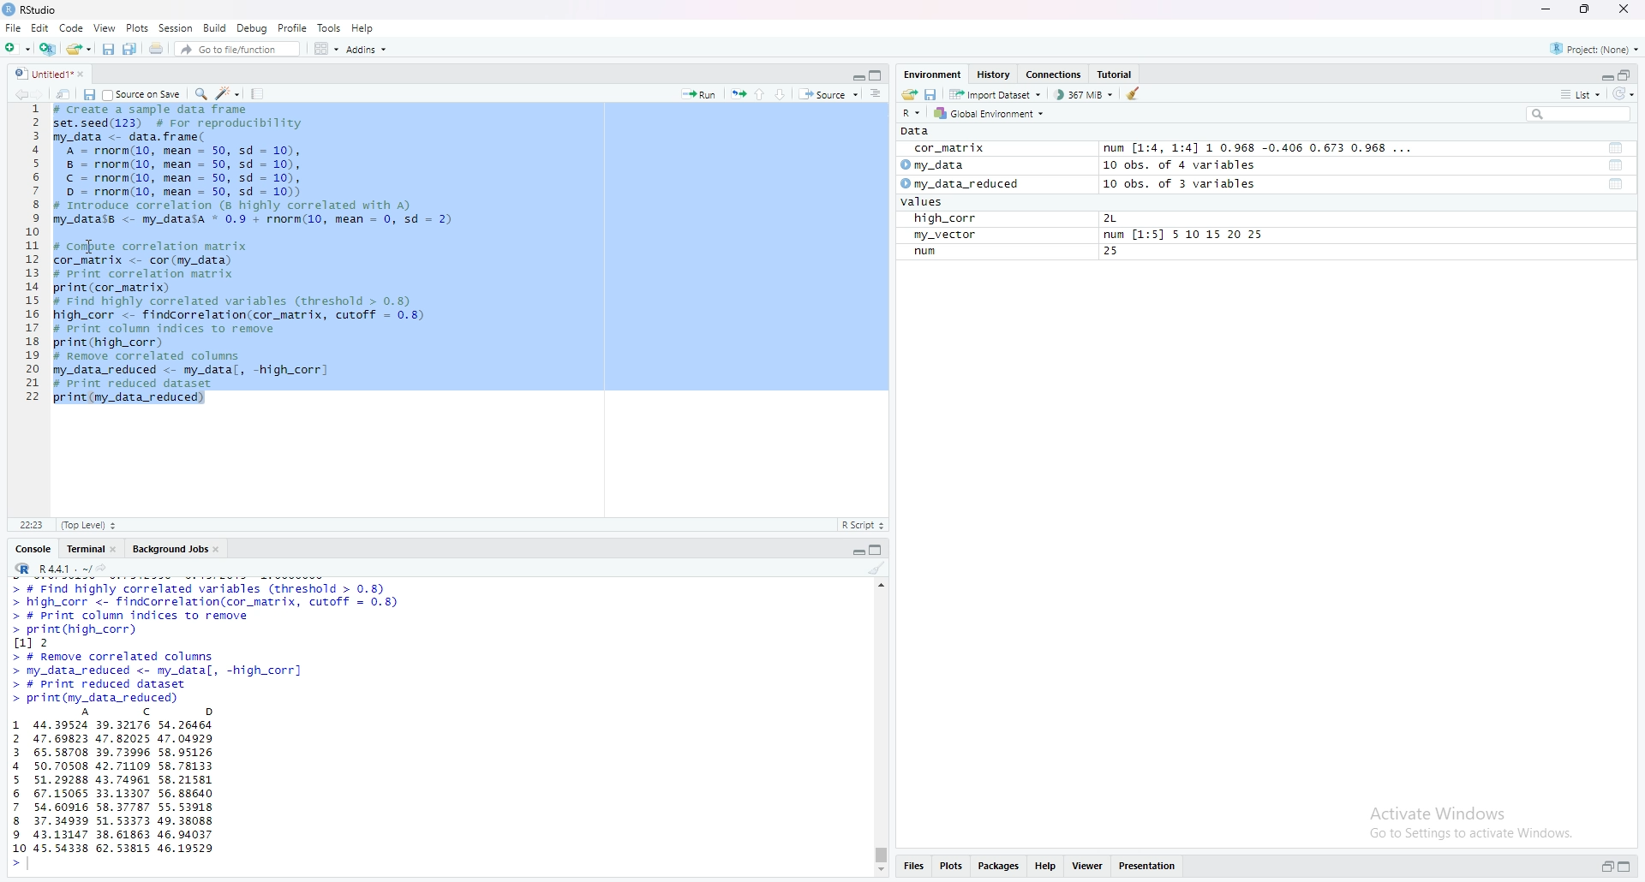  I want to click on Console, so click(34, 549).